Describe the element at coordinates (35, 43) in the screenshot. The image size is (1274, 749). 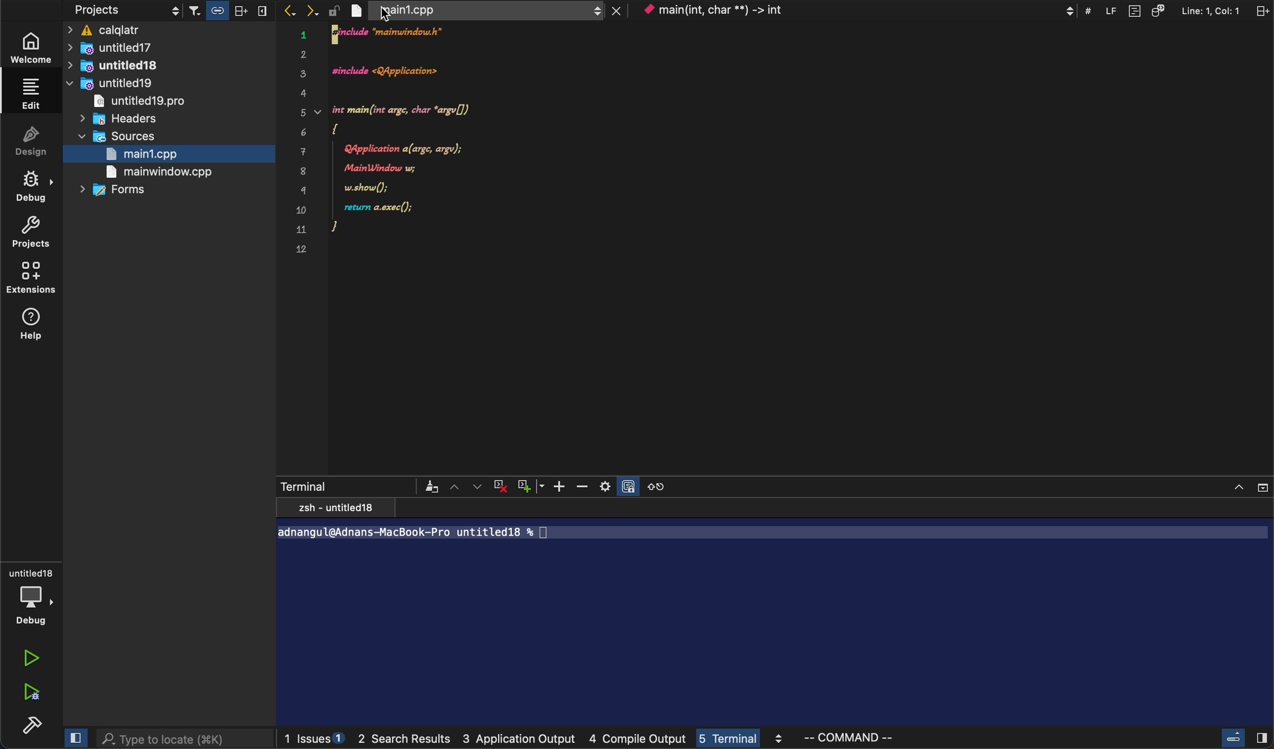
I see `welcome` at that location.